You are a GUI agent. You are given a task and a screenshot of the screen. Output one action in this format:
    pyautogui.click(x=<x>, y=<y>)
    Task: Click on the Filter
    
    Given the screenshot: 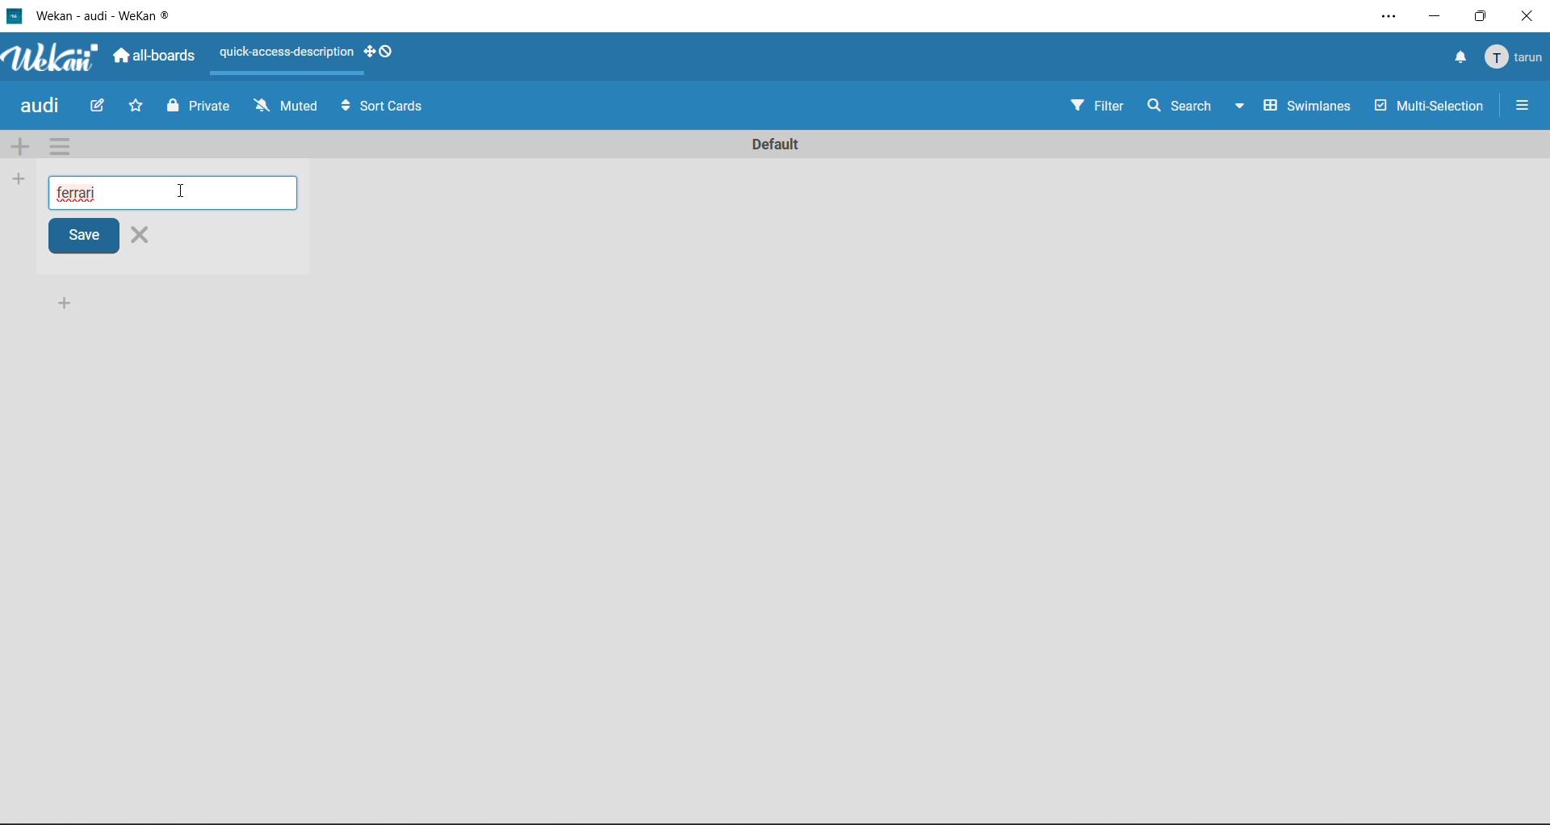 What is the action you would take?
    pyautogui.click(x=1093, y=107)
    